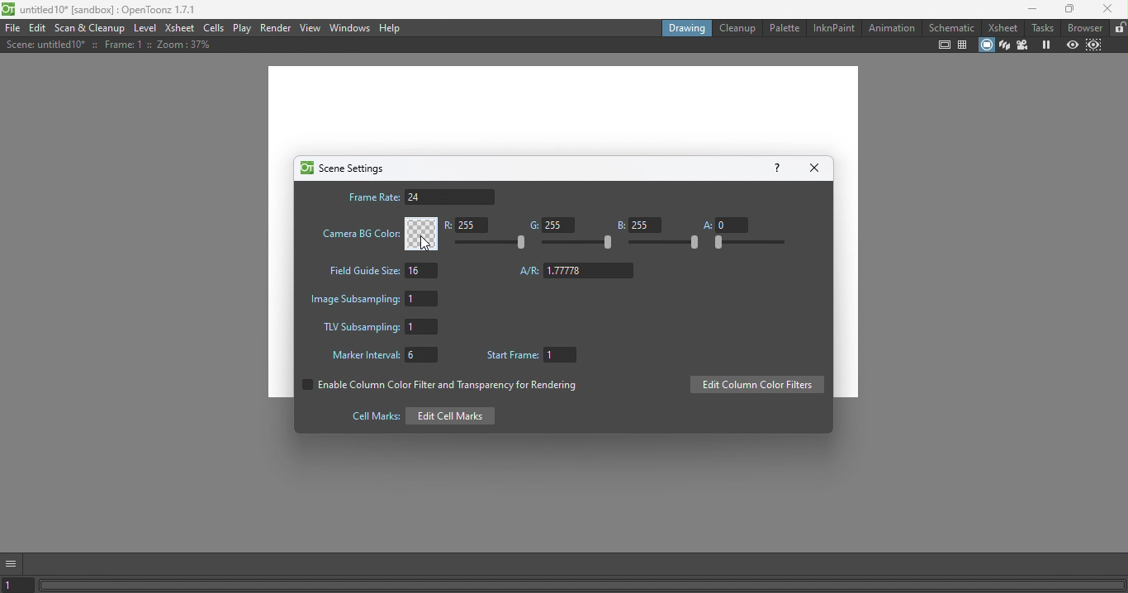 The image size is (1128, 593). I want to click on Windows, so click(348, 28).